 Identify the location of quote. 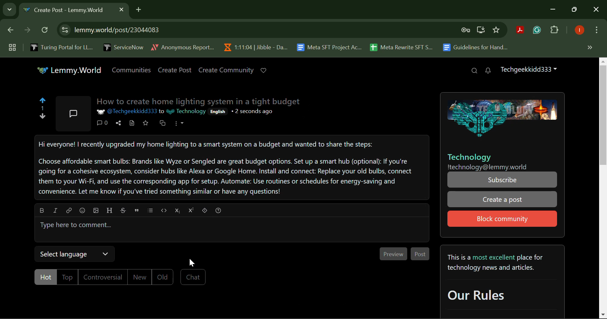
(135, 210).